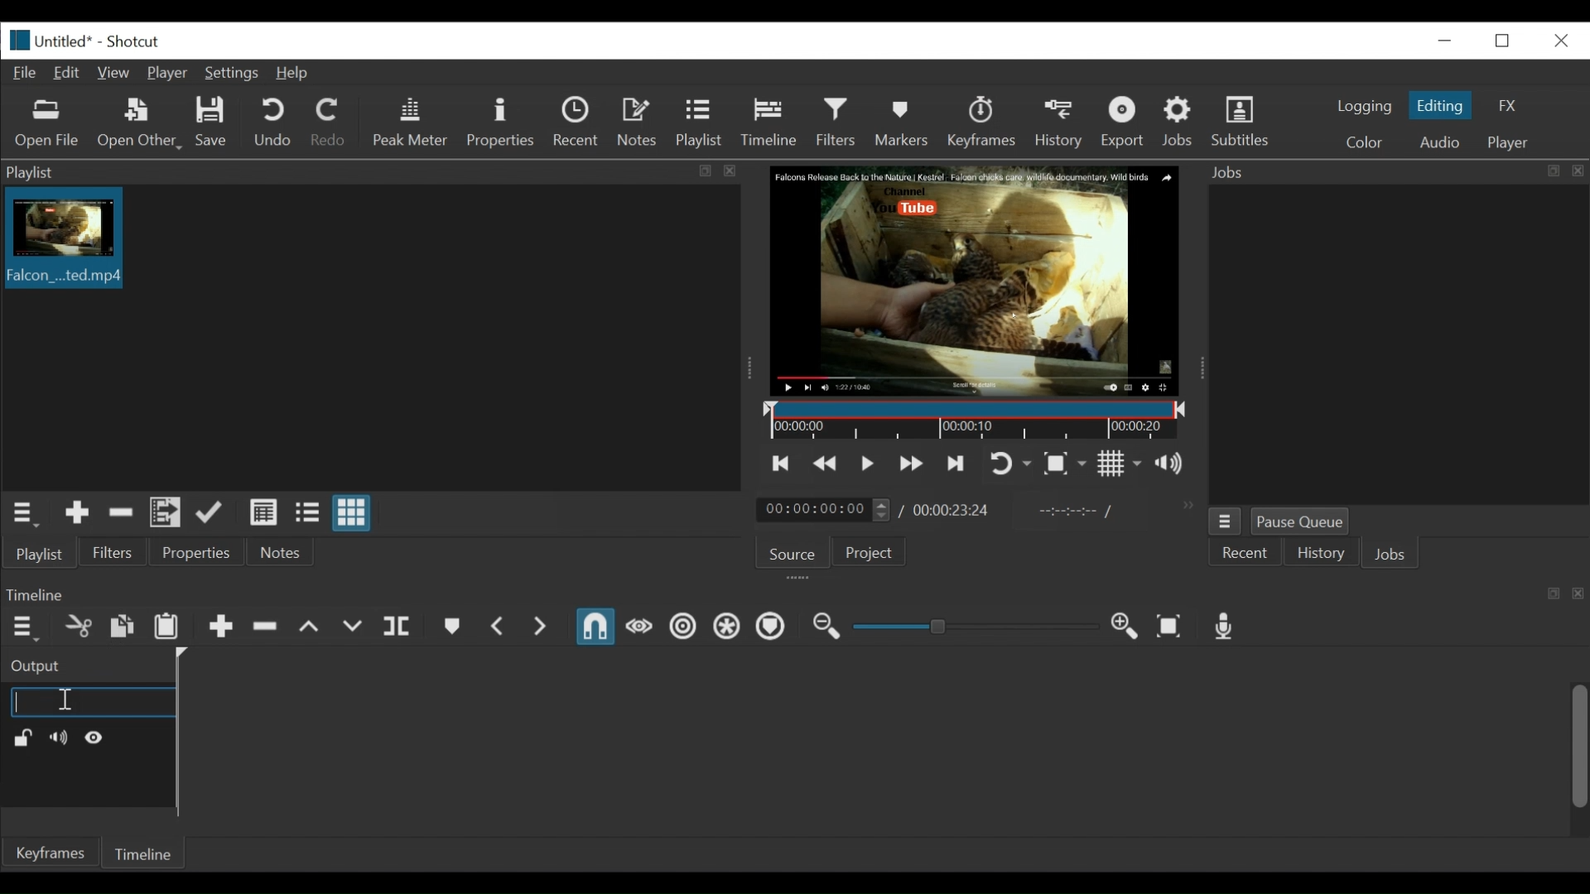 The image size is (1590, 894). I want to click on Playlist, so click(703, 125).